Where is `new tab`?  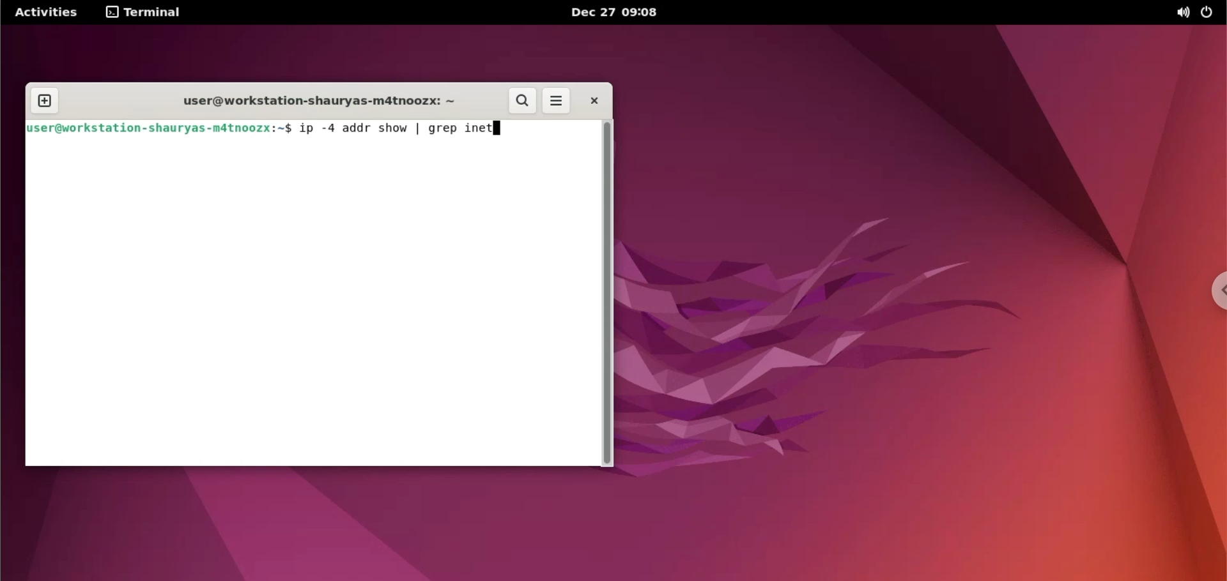 new tab is located at coordinates (44, 100).